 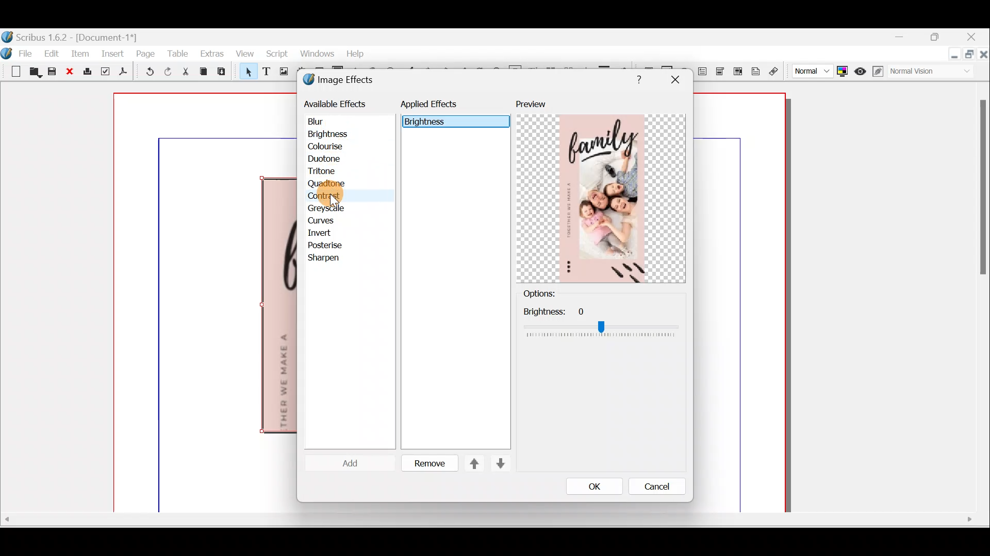 I want to click on Toggle colour management system, so click(x=843, y=69).